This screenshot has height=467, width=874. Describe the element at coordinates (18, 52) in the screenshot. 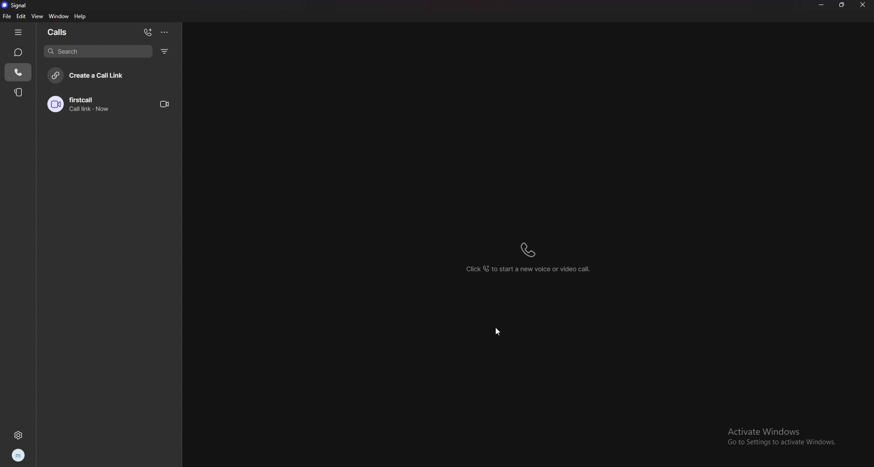

I see `chats` at that location.